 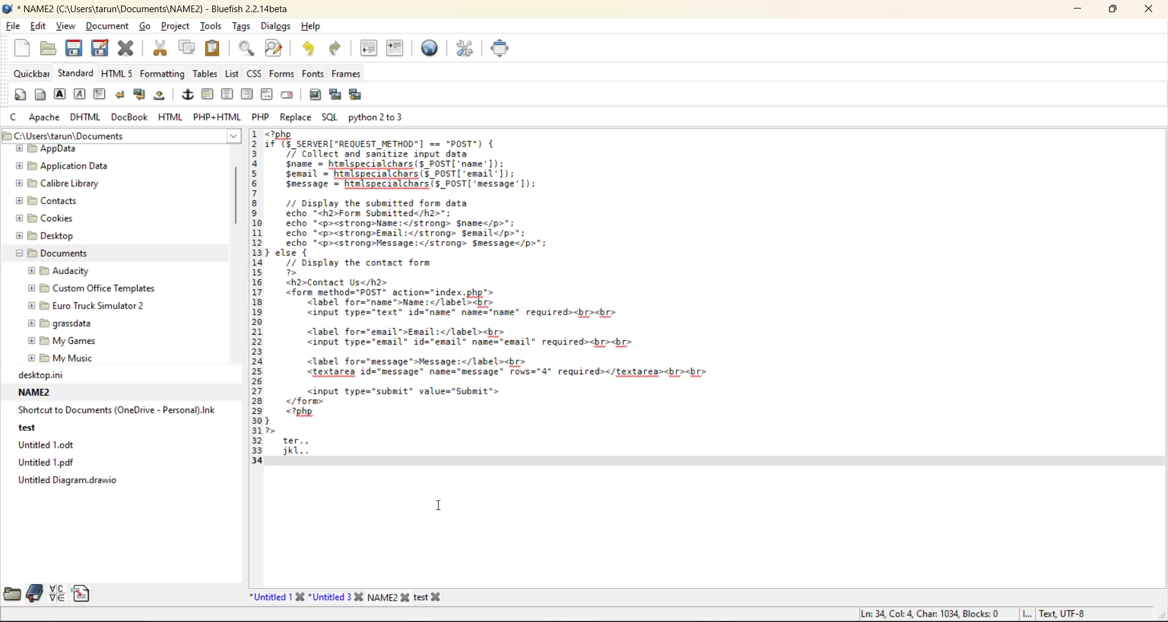 I want to click on test, so click(x=436, y=595).